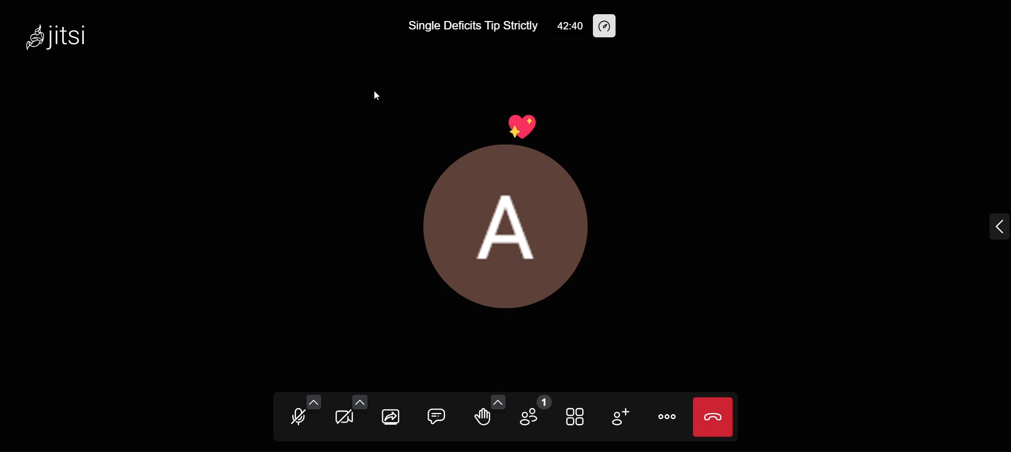  Describe the element at coordinates (511, 233) in the screenshot. I see `display picture` at that location.